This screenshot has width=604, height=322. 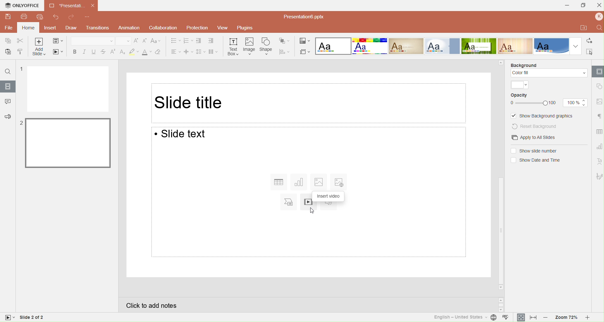 I want to click on Home, so click(x=28, y=27).